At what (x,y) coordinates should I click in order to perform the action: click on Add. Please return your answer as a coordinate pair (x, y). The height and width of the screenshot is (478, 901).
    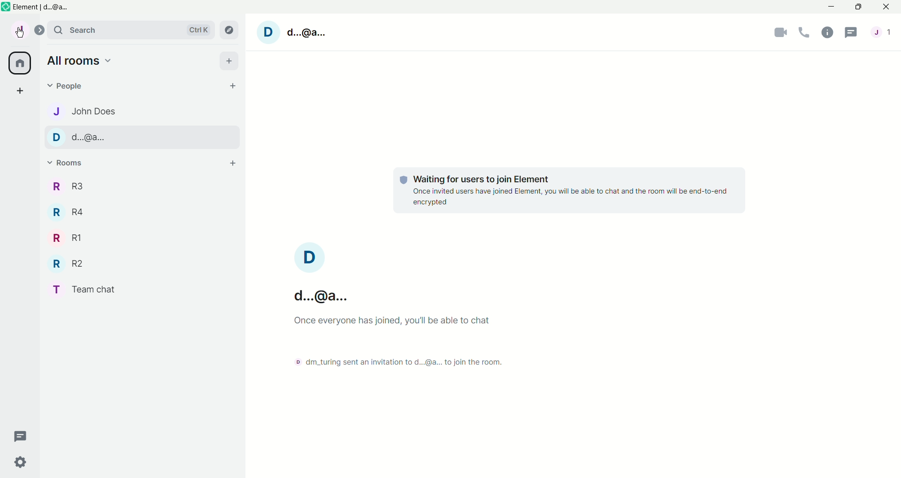
    Looking at the image, I should click on (229, 61).